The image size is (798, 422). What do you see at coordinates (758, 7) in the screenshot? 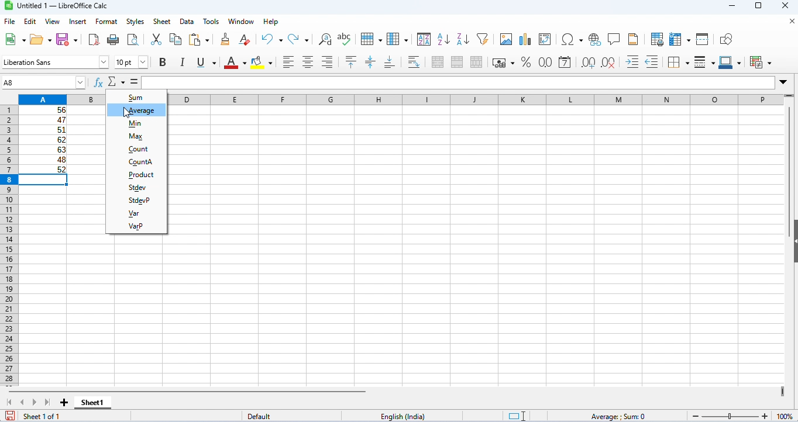
I see `maximize` at bounding box center [758, 7].